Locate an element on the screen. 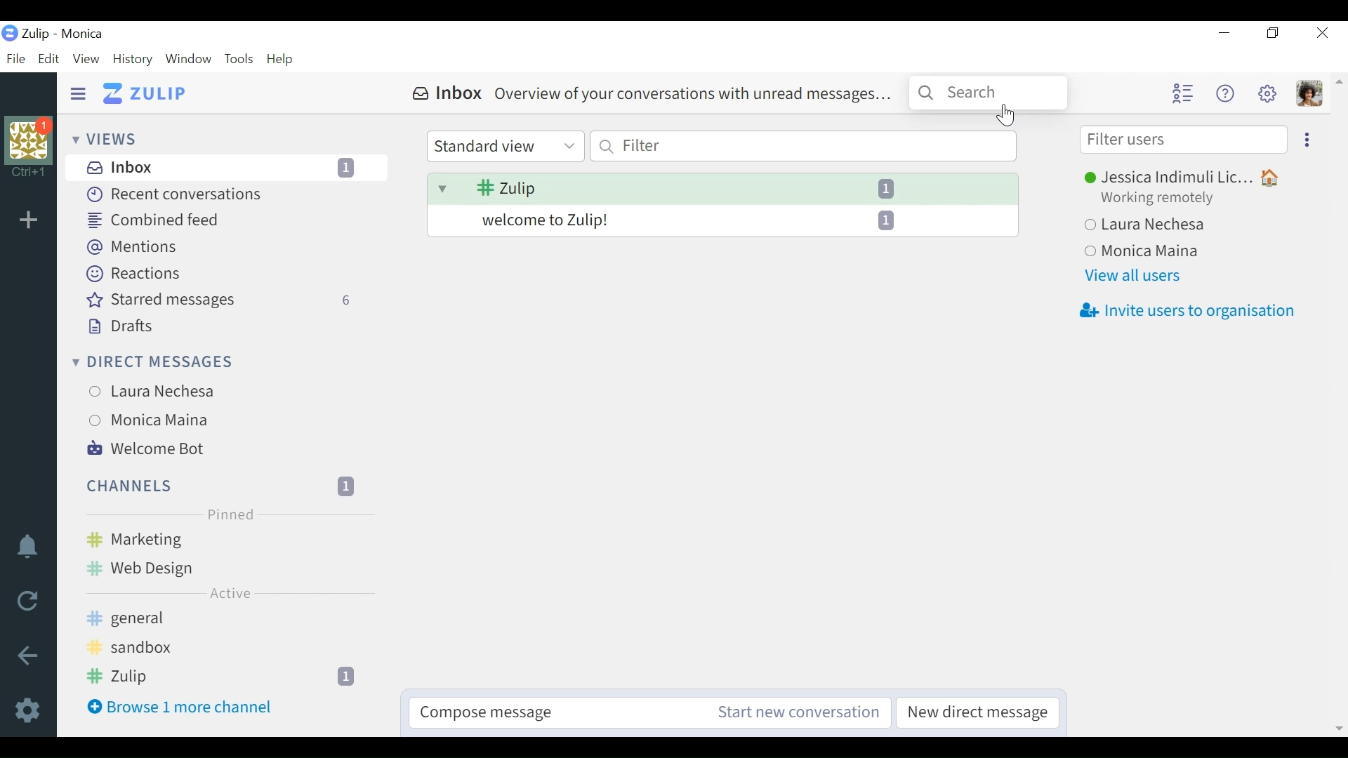 The width and height of the screenshot is (1348, 758). Help menu is located at coordinates (1224, 93).